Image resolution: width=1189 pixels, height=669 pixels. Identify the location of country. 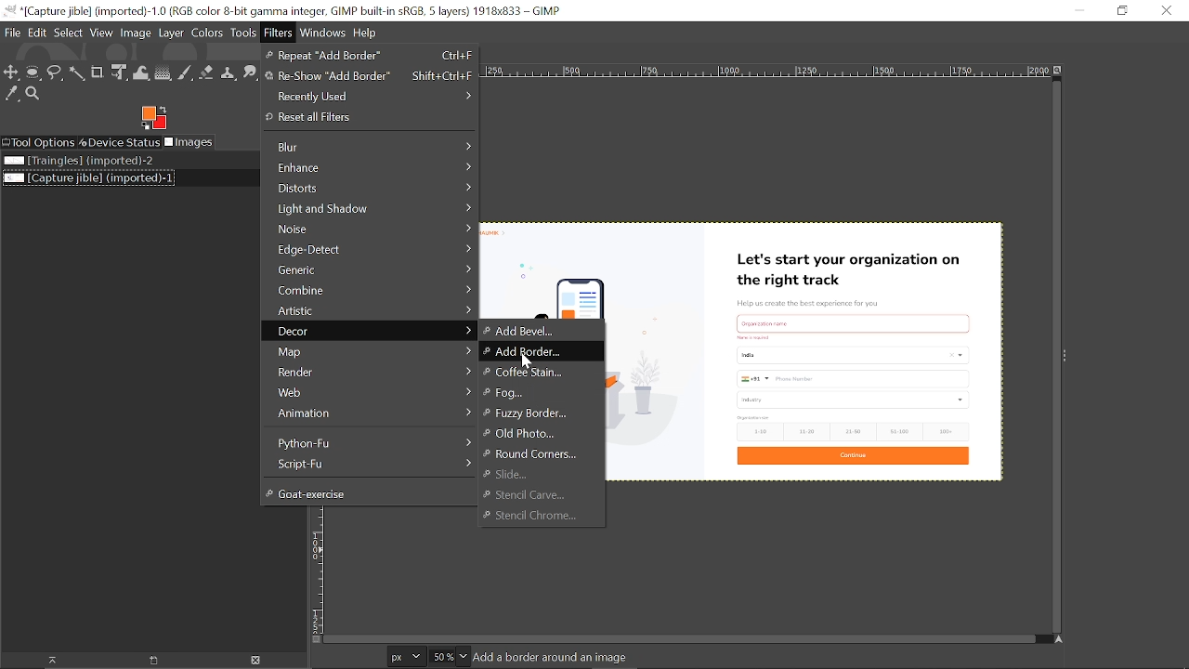
(853, 354).